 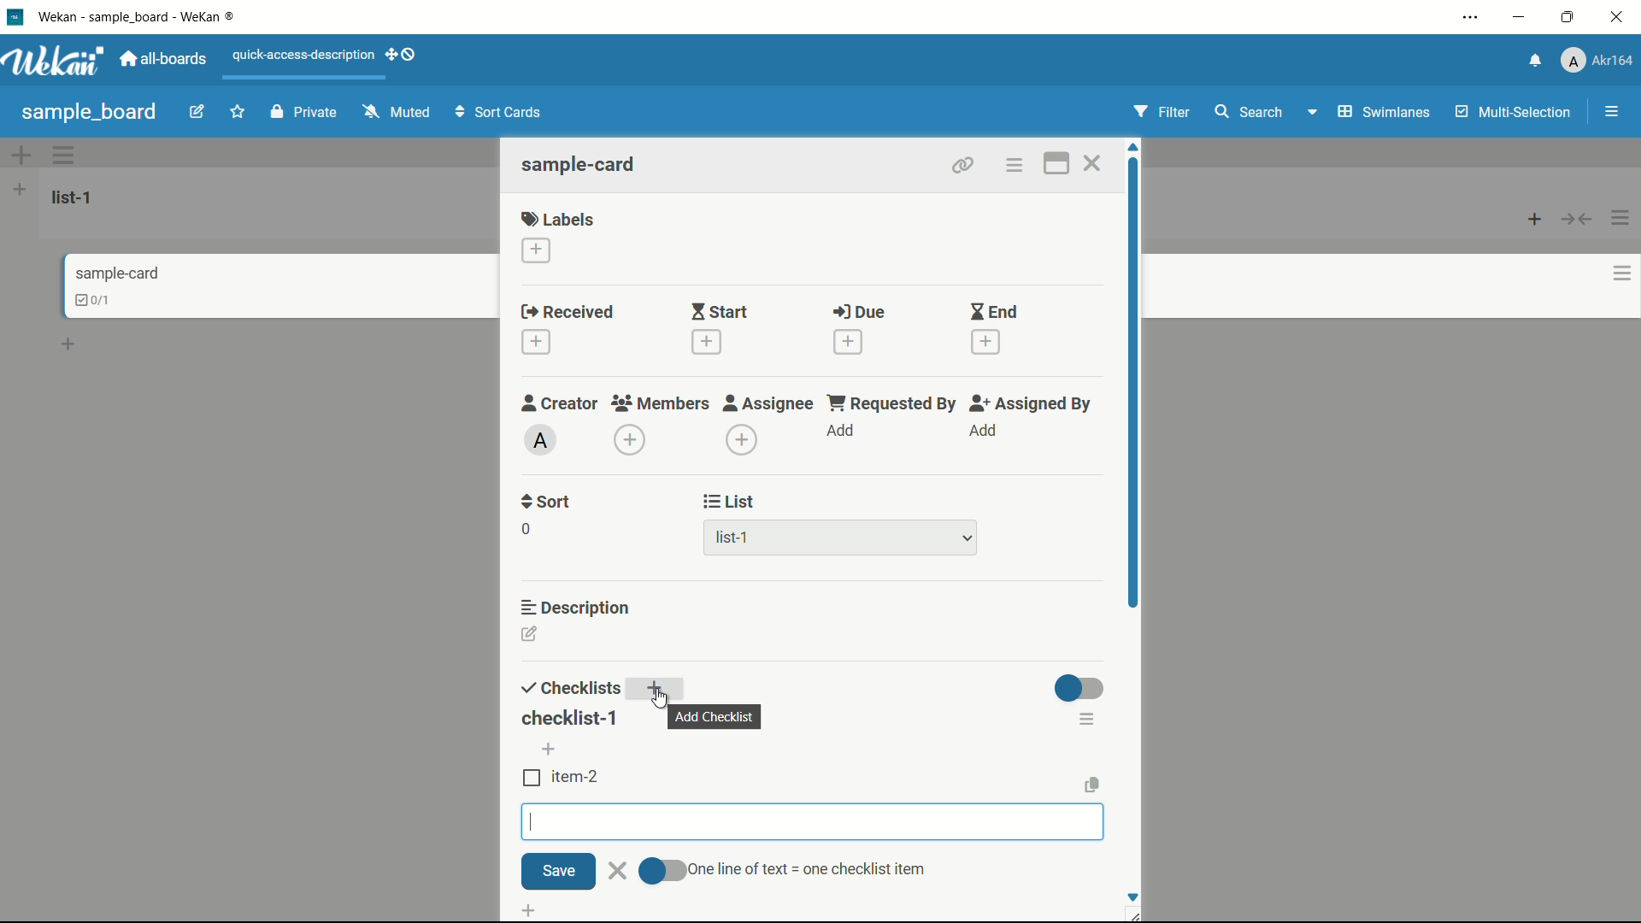 I want to click on card name, so click(x=117, y=273).